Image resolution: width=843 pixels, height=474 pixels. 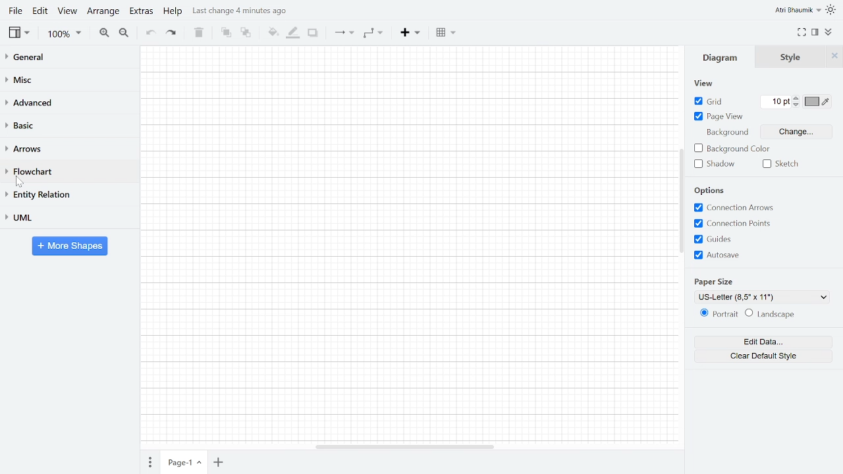 I want to click on Grid , so click(x=711, y=101).